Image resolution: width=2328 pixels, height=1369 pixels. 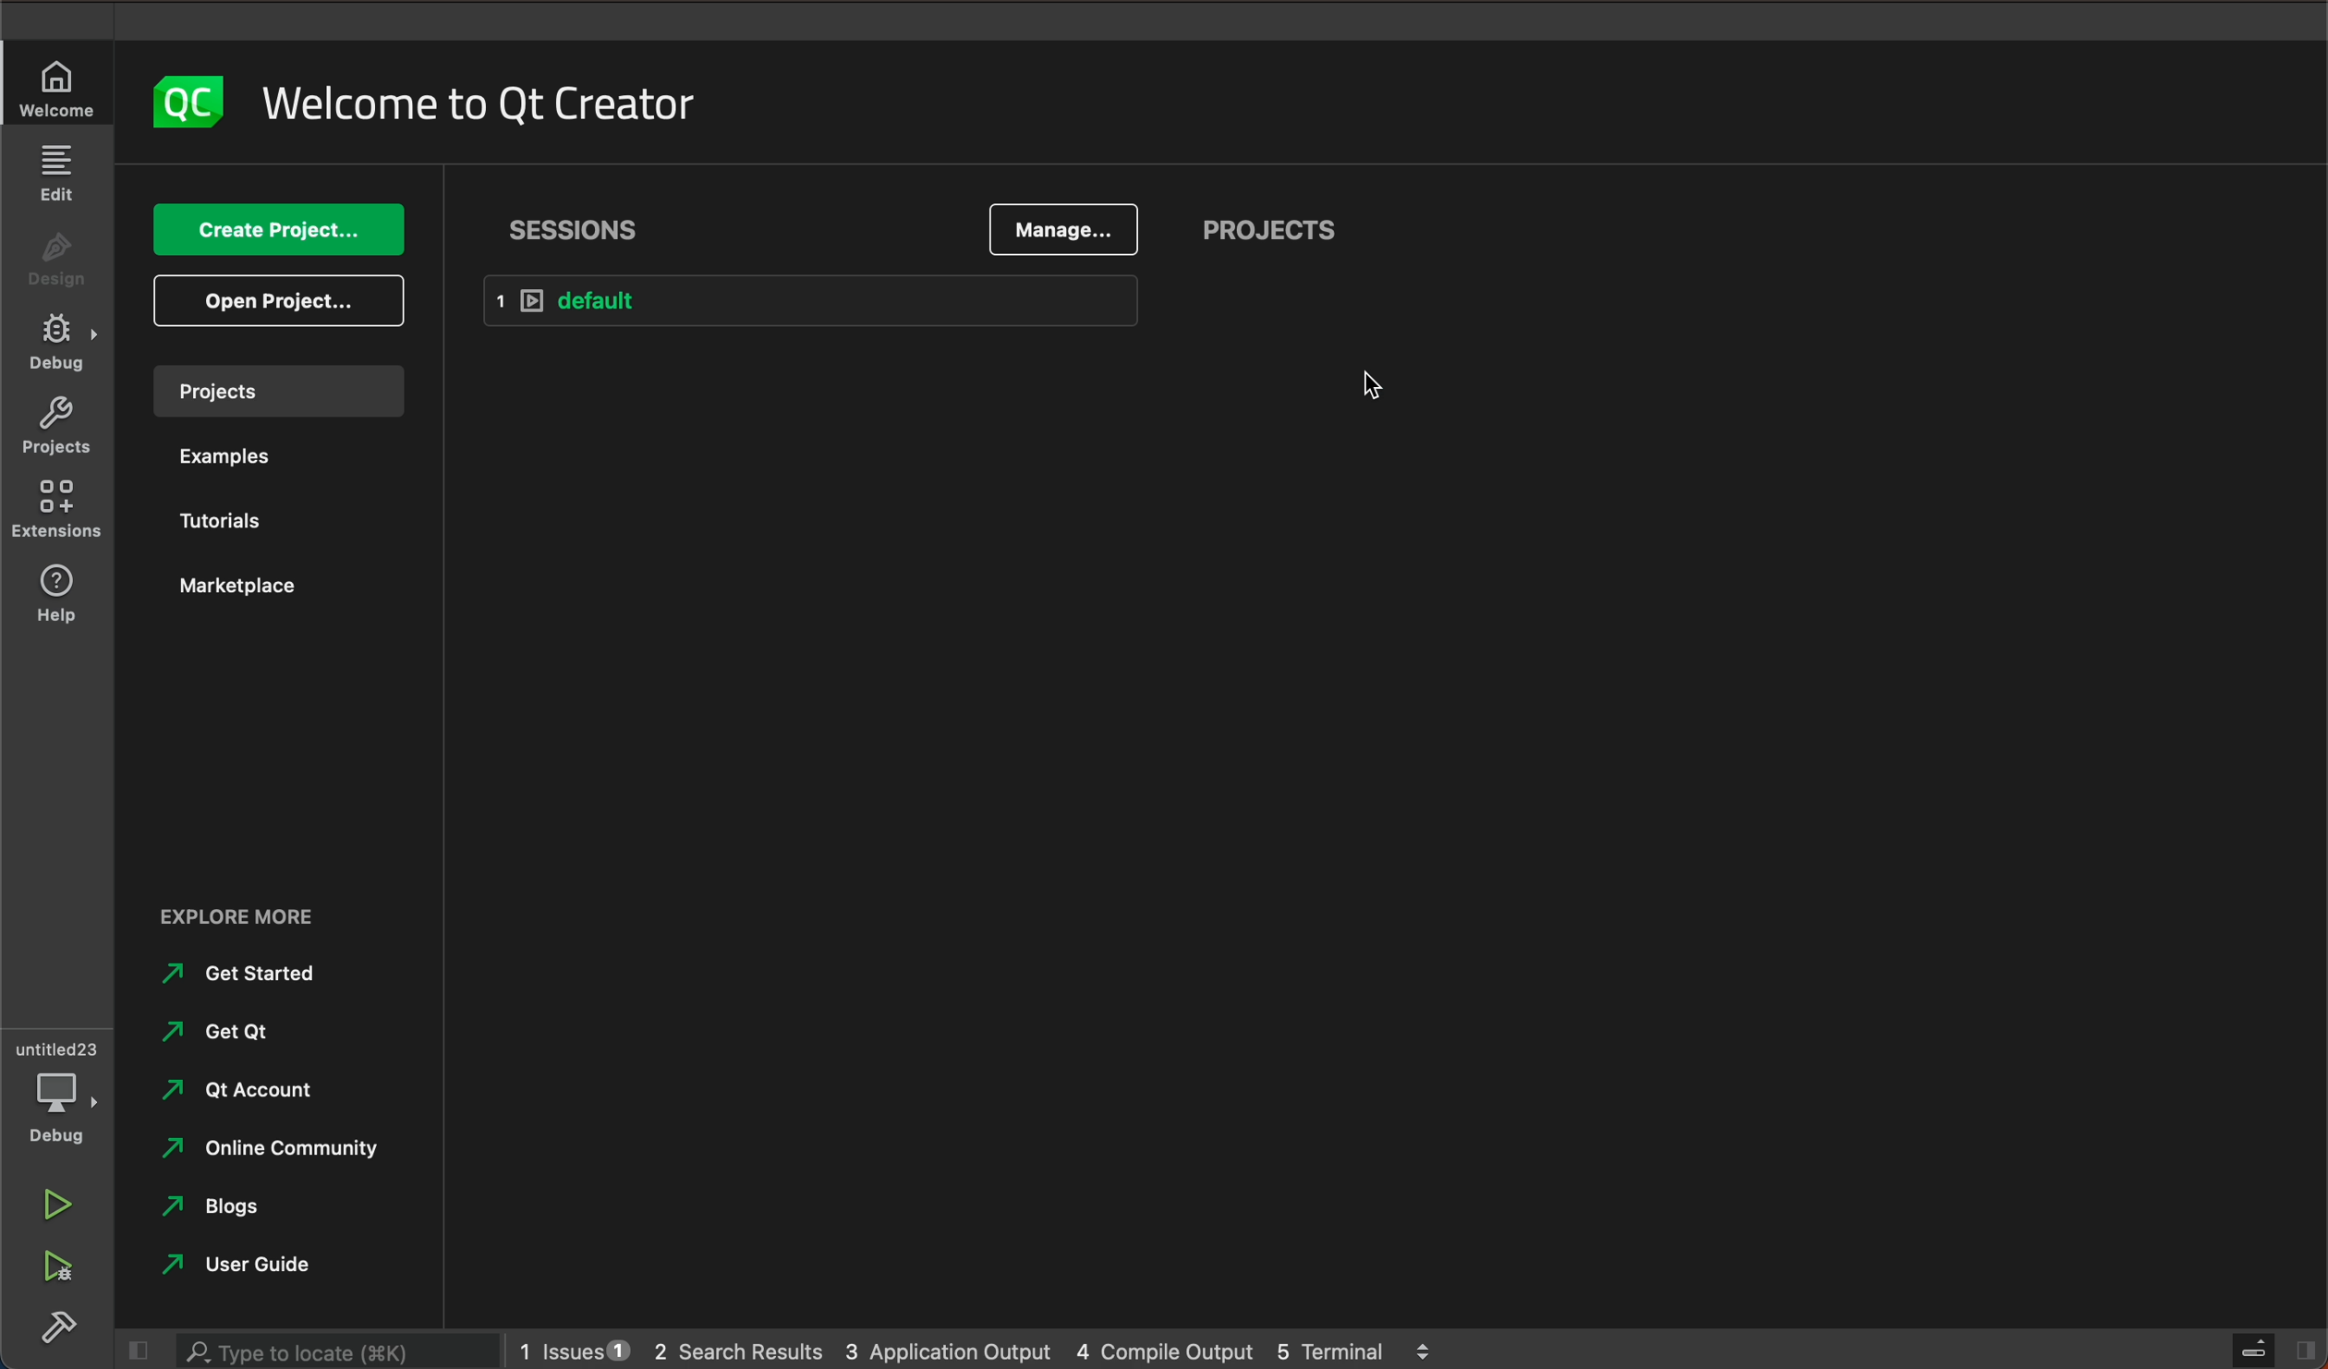 I want to click on project, so click(x=55, y=430).